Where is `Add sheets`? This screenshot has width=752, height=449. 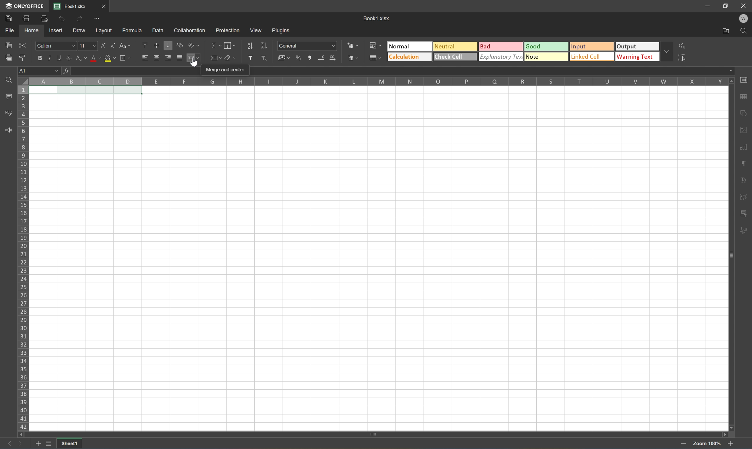
Add sheets is located at coordinates (38, 445).